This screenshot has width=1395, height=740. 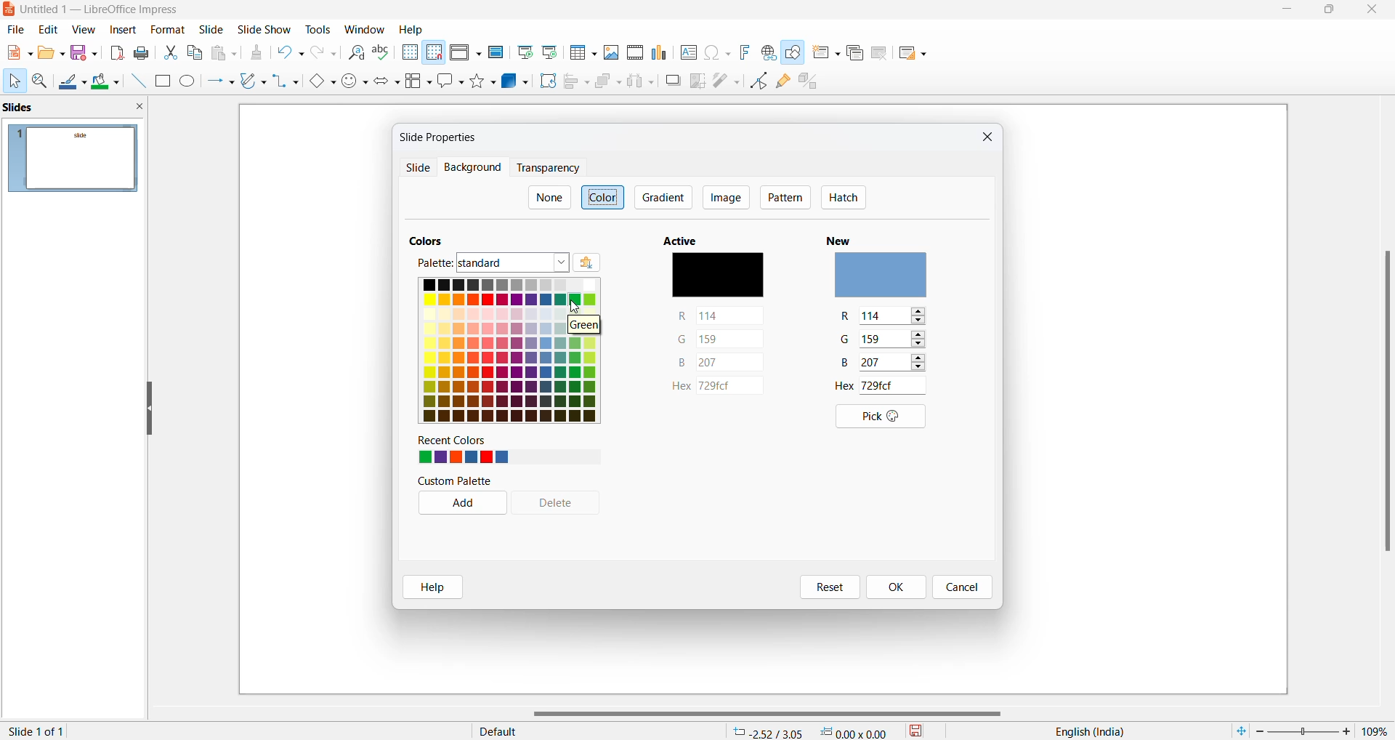 I want to click on insert image, so click(x=612, y=52).